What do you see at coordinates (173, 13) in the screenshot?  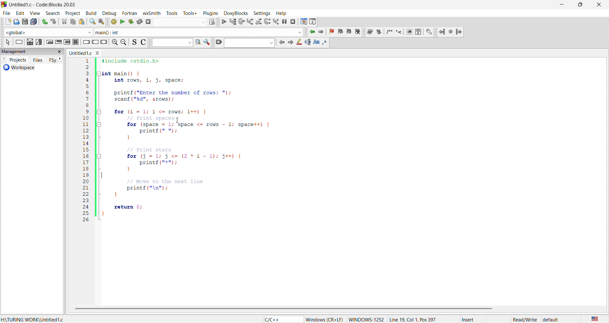 I see `tools` at bounding box center [173, 13].